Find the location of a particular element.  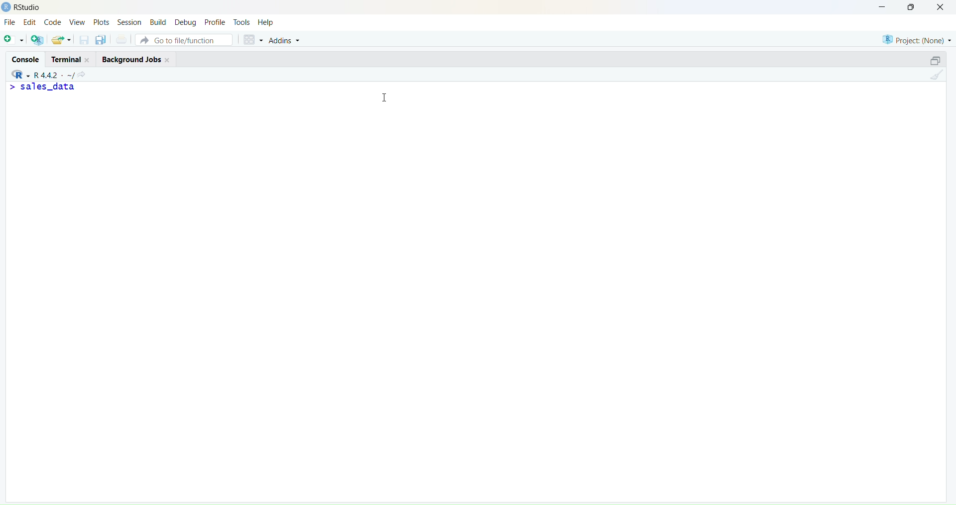

print is located at coordinates (121, 41).